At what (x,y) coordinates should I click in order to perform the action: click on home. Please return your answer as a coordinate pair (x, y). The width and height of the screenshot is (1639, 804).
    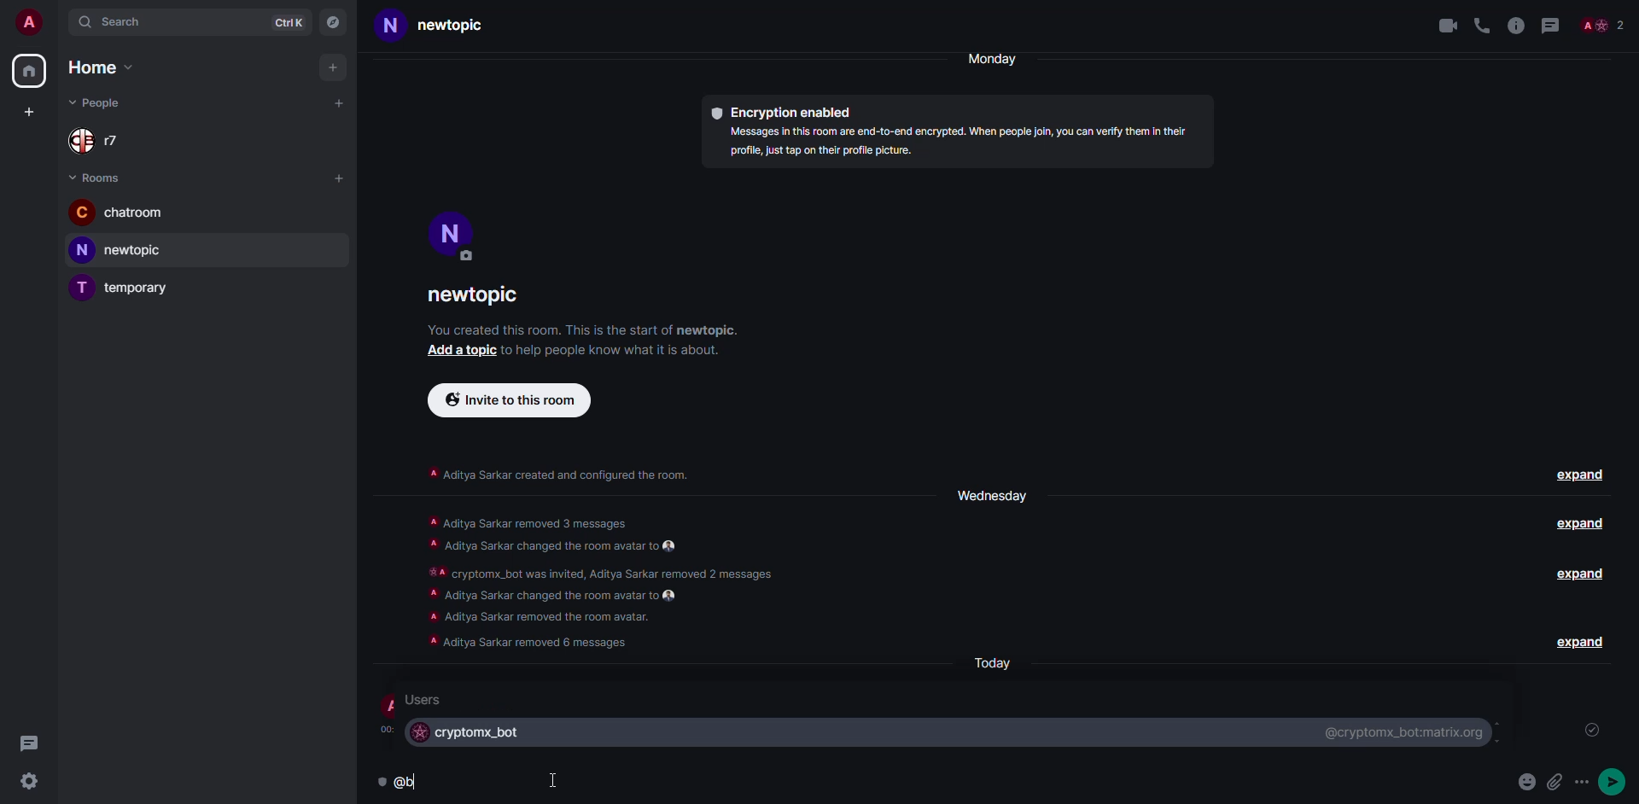
    Looking at the image, I should click on (31, 71).